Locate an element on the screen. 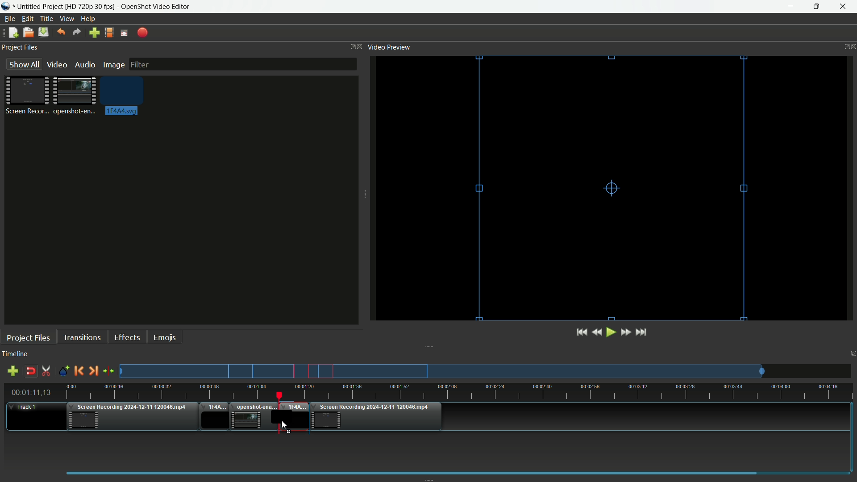 The height and width of the screenshot is (482, 857). Undo is located at coordinates (59, 33).